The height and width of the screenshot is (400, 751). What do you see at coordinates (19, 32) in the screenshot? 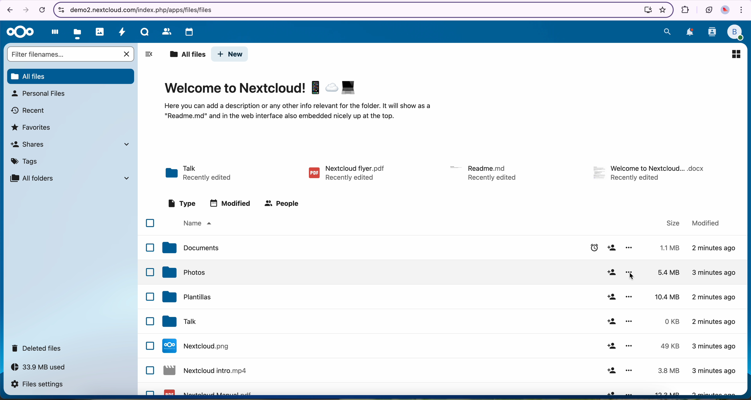
I see `Nextcloud logo` at bounding box center [19, 32].